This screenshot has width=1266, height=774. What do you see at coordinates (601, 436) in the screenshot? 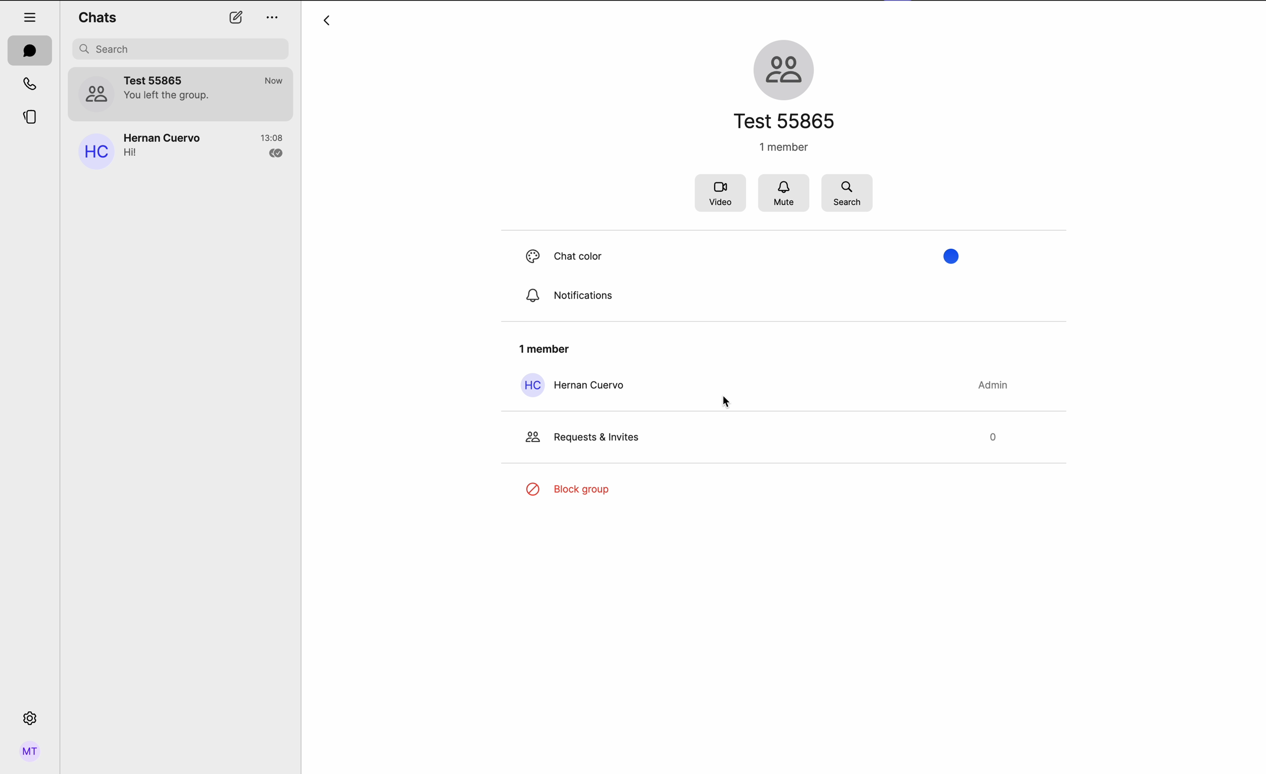
I see `Requests & Invites` at bounding box center [601, 436].